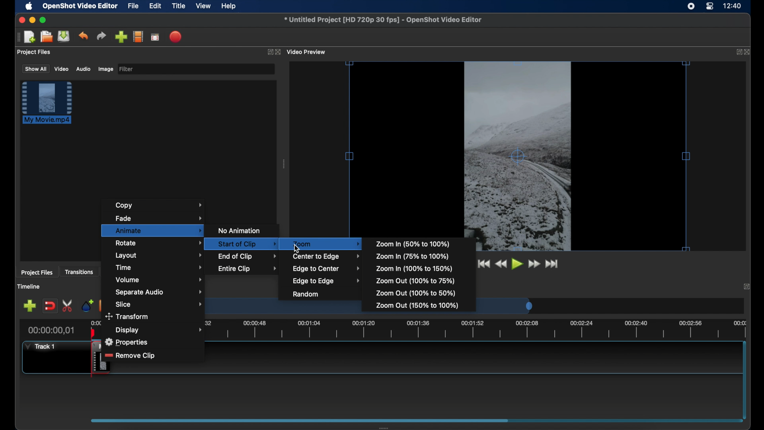 This screenshot has height=430, width=764. Describe the element at coordinates (517, 156) in the screenshot. I see `video cursor` at that location.